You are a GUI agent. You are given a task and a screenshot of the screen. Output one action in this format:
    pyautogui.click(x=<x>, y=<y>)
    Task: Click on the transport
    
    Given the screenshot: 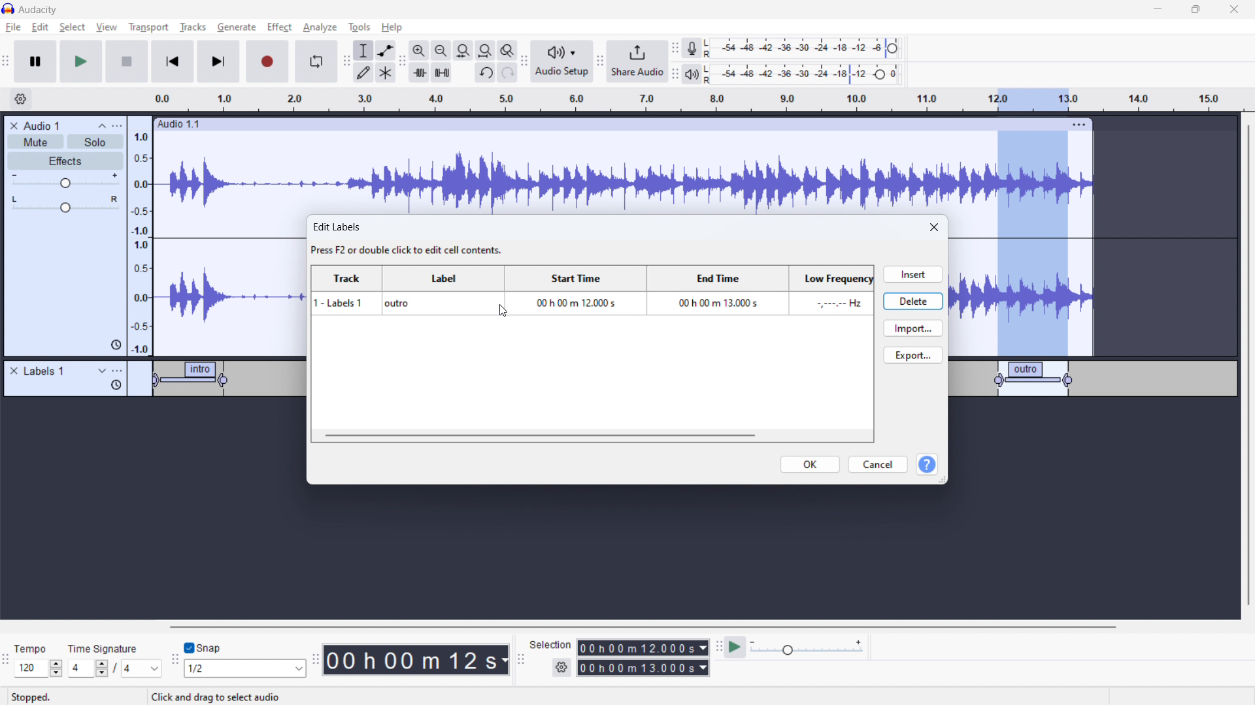 What is the action you would take?
    pyautogui.click(x=148, y=27)
    